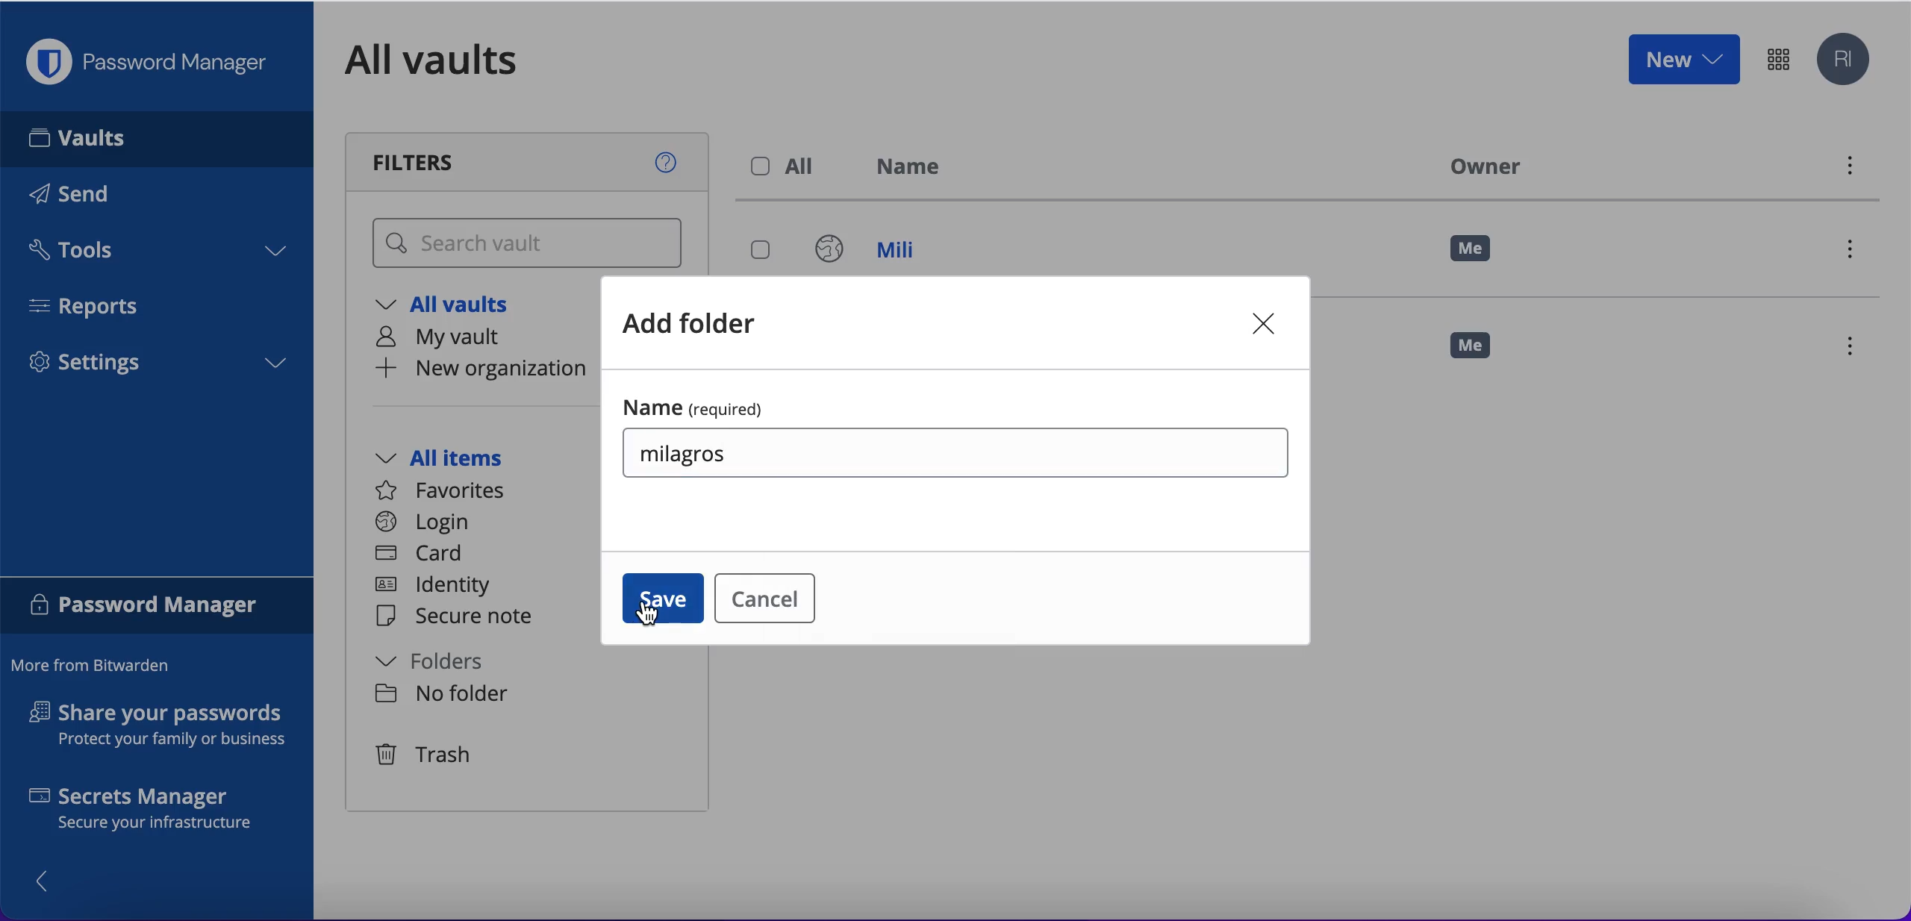  Describe the element at coordinates (762, 596) in the screenshot. I see `cancel` at that location.